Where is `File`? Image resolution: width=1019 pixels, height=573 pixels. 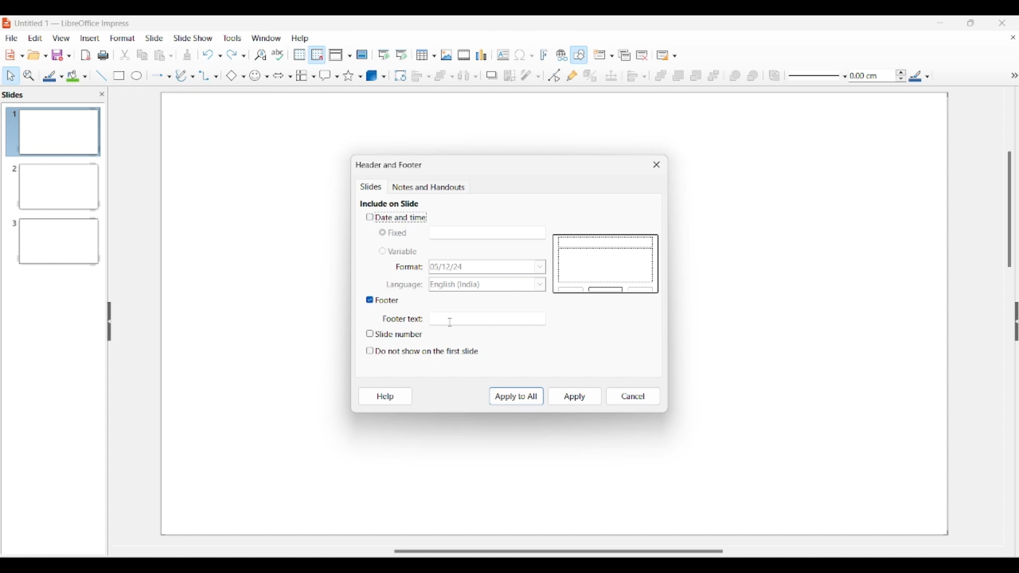
File is located at coordinates (84, 56).